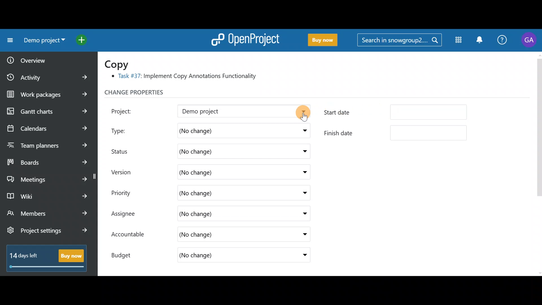  Describe the element at coordinates (502, 41) in the screenshot. I see `Help` at that location.